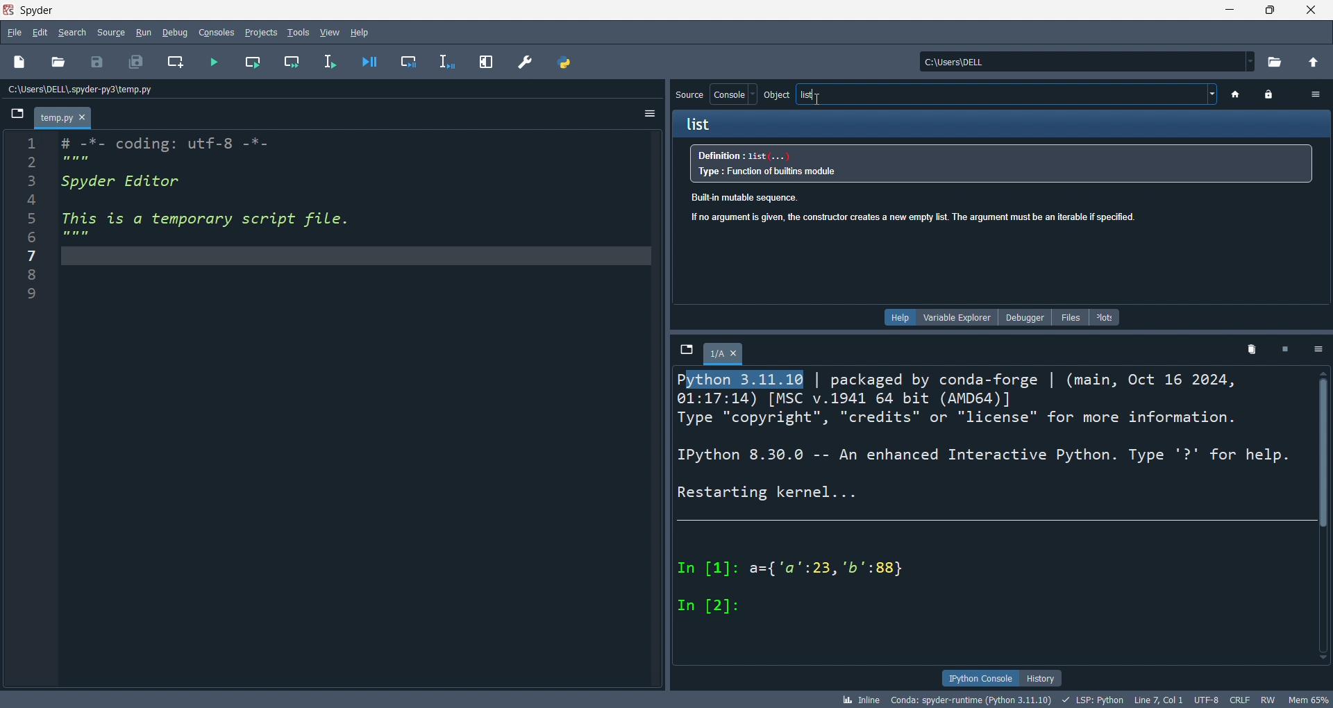 The width and height of the screenshot is (1333, 708). I want to click on CRLF, so click(1240, 699).